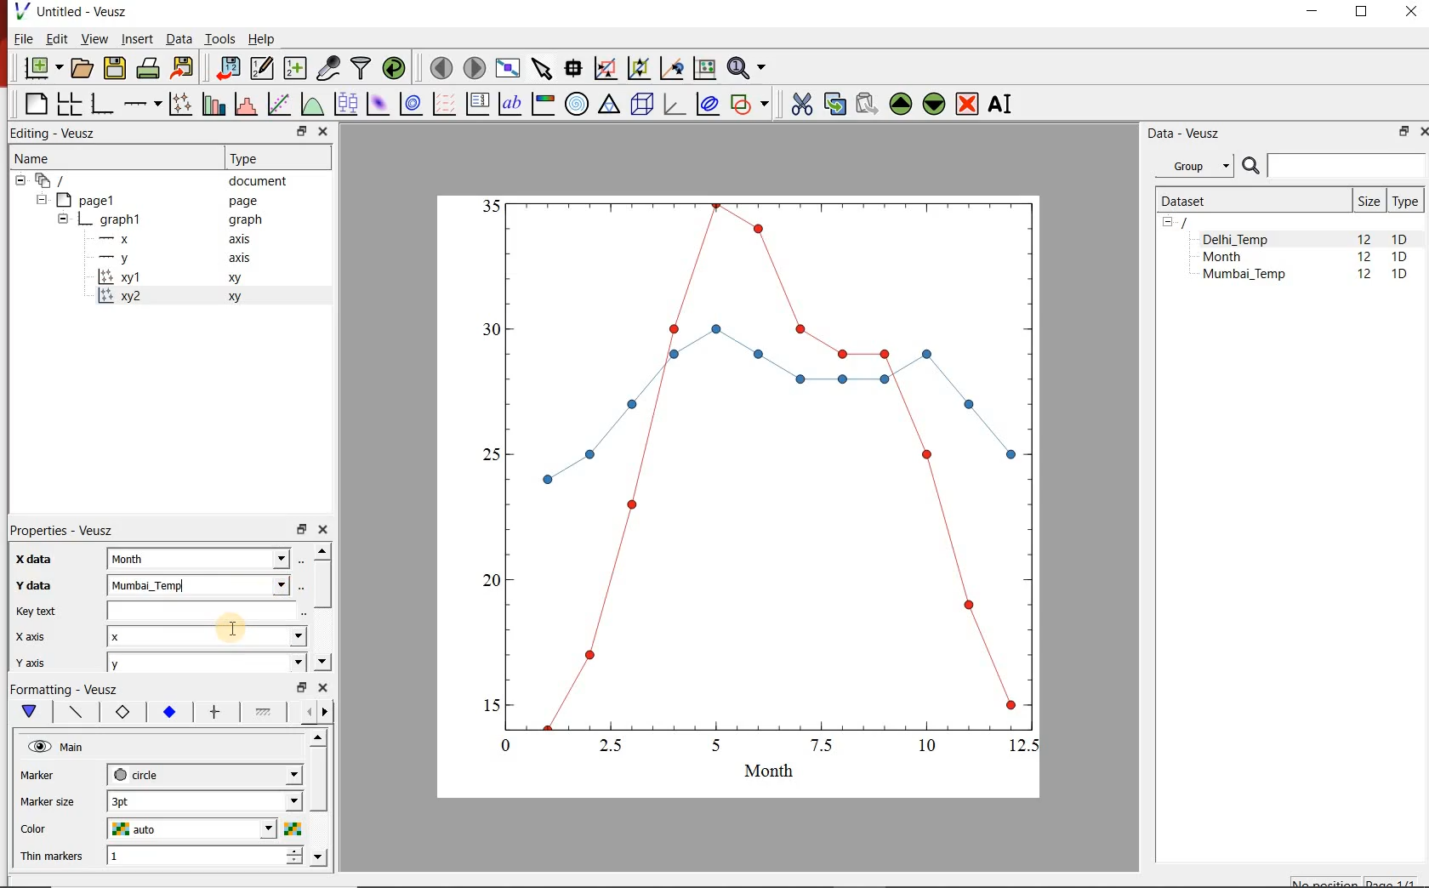 The height and width of the screenshot is (888, 1429). What do you see at coordinates (868, 103) in the screenshot?
I see `paste widget from the clipboard` at bounding box center [868, 103].